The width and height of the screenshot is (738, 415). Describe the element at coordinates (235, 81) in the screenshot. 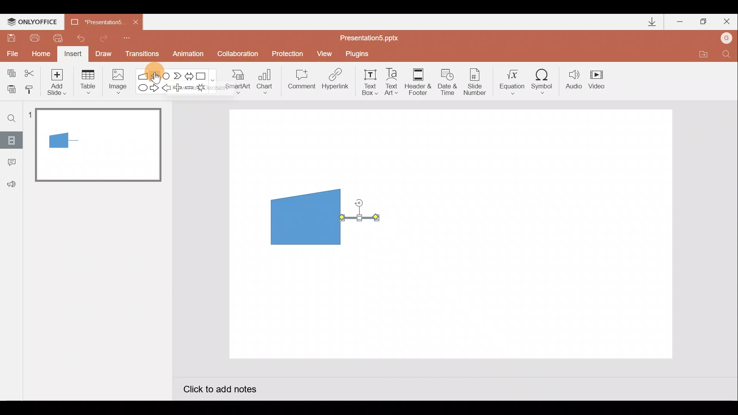

I see `SmartArt` at that location.